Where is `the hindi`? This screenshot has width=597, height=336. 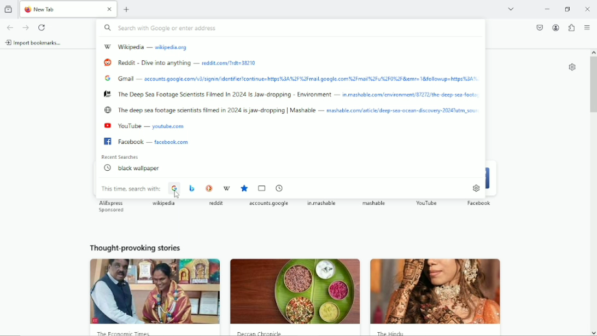
the hindi is located at coordinates (391, 334).